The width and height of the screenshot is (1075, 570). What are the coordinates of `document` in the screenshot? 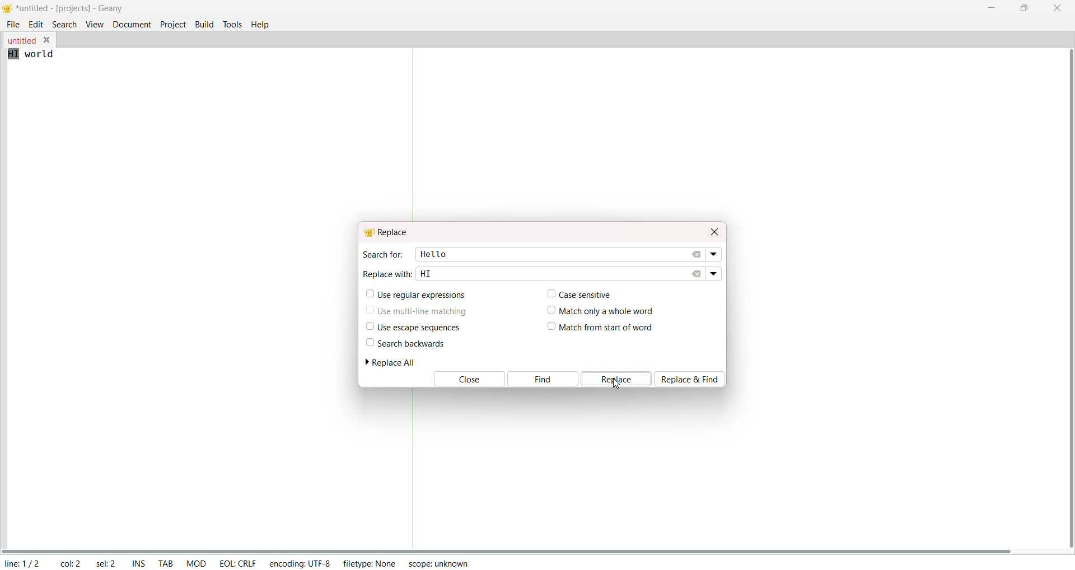 It's located at (132, 24).